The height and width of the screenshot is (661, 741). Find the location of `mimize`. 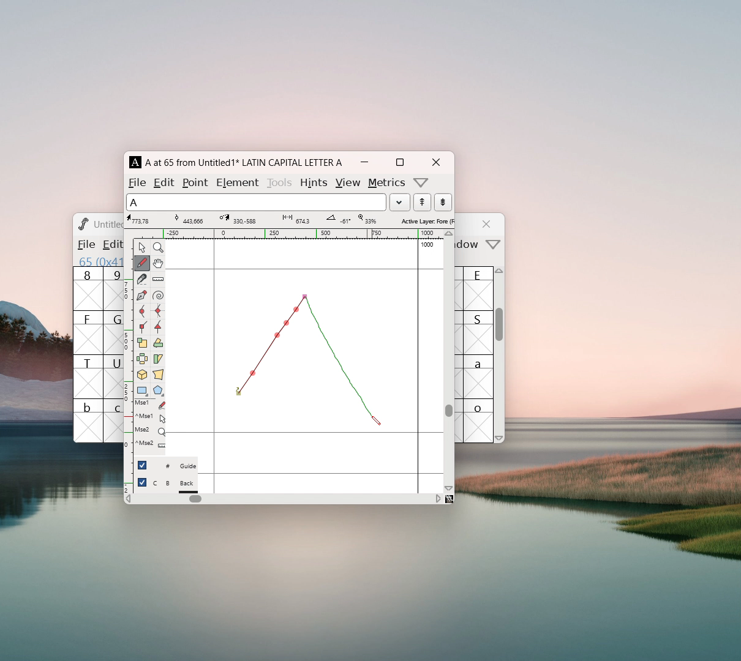

mimize is located at coordinates (364, 162).